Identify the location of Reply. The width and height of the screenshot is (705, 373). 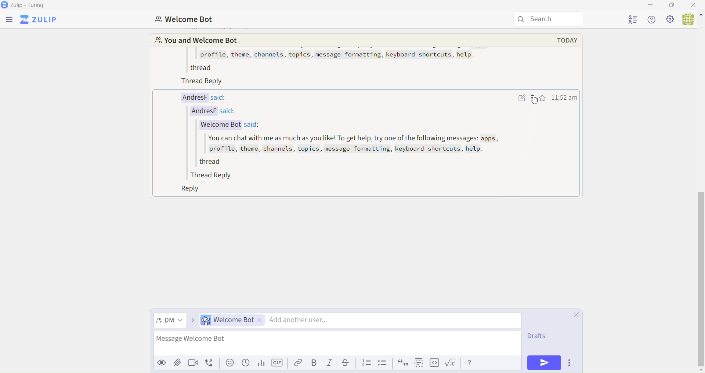
(185, 189).